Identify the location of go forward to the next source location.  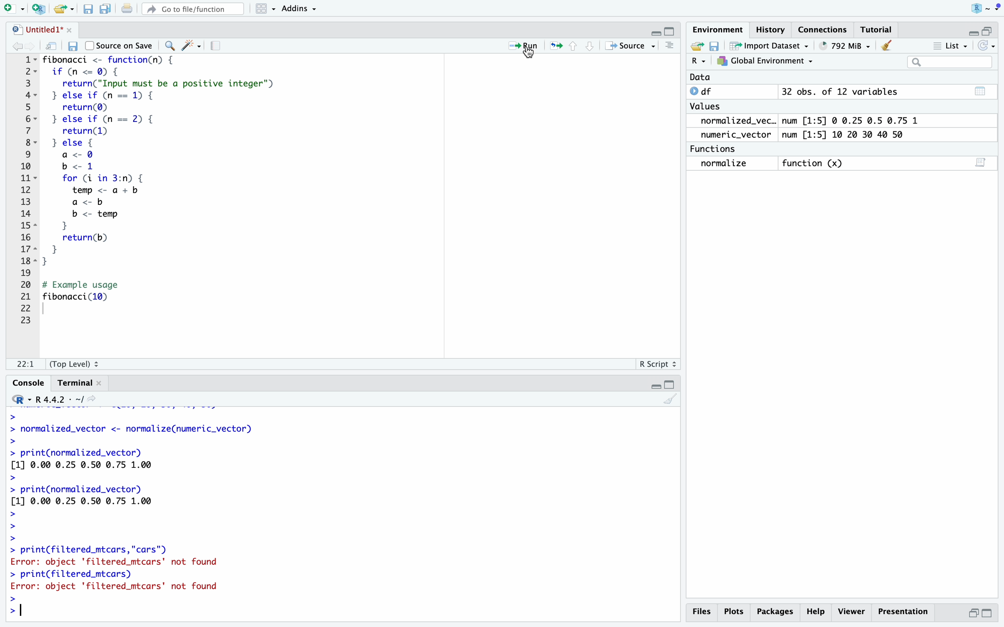
(31, 46).